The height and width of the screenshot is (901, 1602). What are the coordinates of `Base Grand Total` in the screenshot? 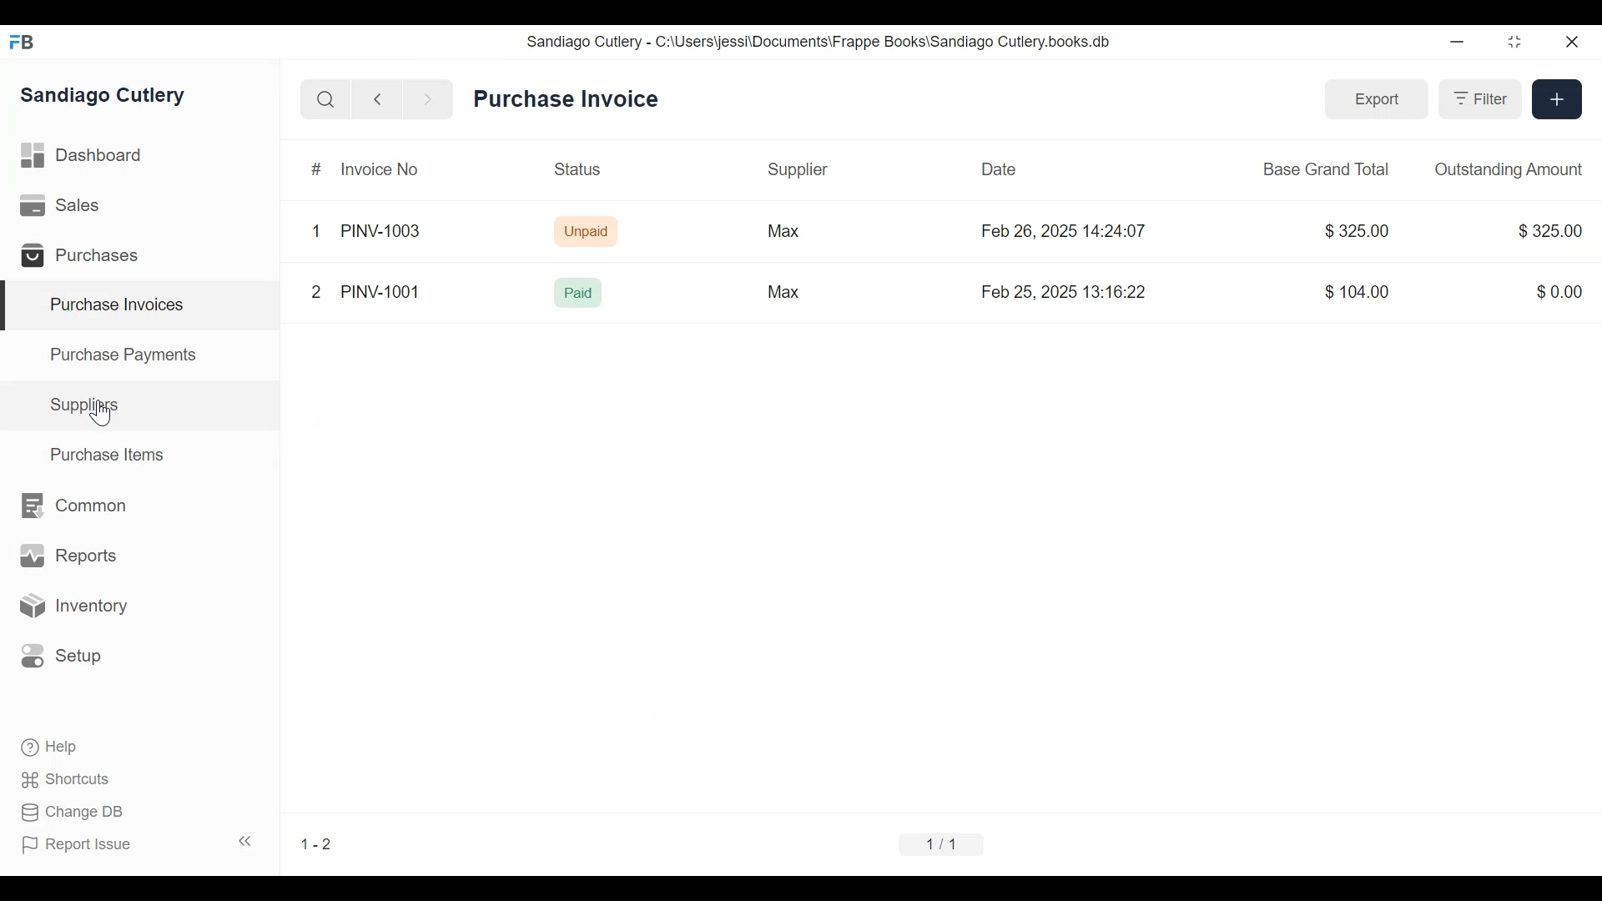 It's located at (1325, 171).